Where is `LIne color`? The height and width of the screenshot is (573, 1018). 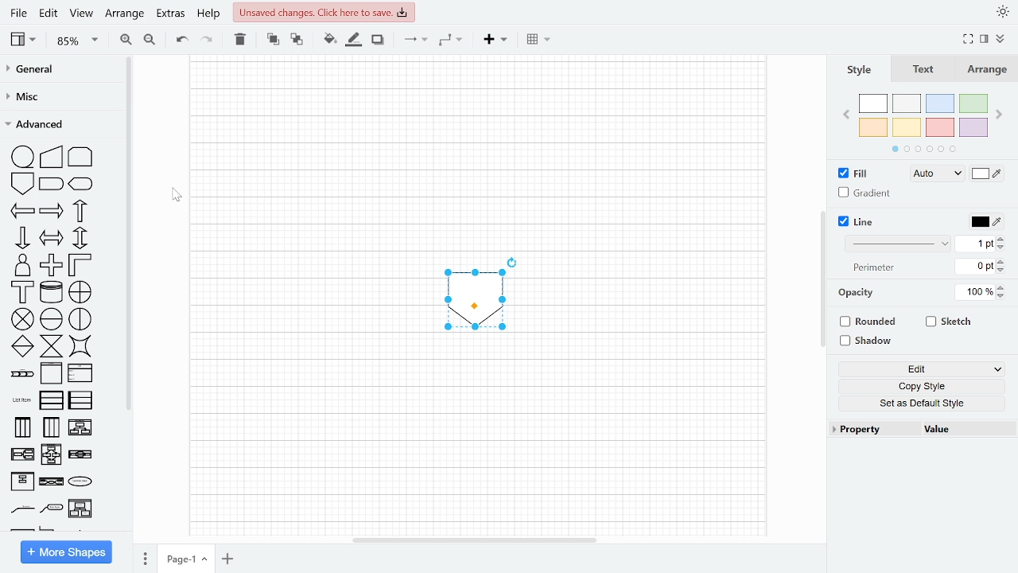
LIne color is located at coordinates (985, 221).